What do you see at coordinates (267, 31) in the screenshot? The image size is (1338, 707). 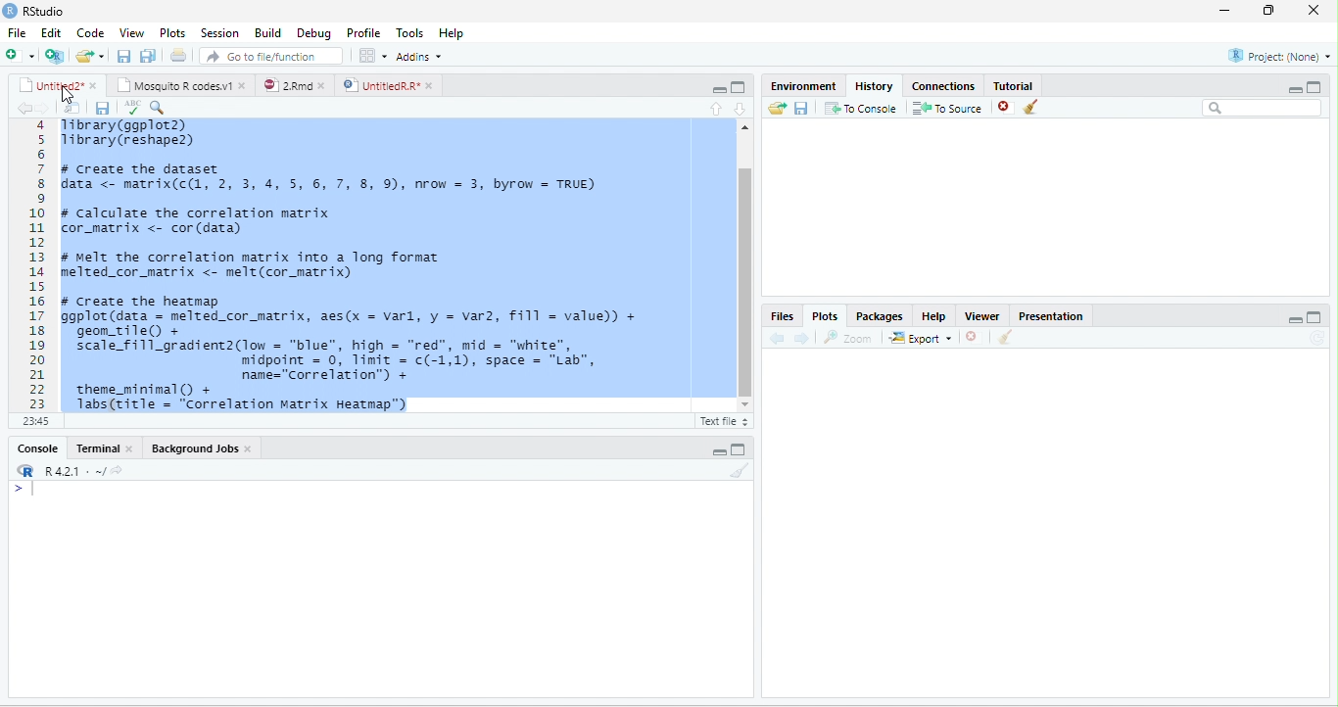 I see `build` at bounding box center [267, 31].